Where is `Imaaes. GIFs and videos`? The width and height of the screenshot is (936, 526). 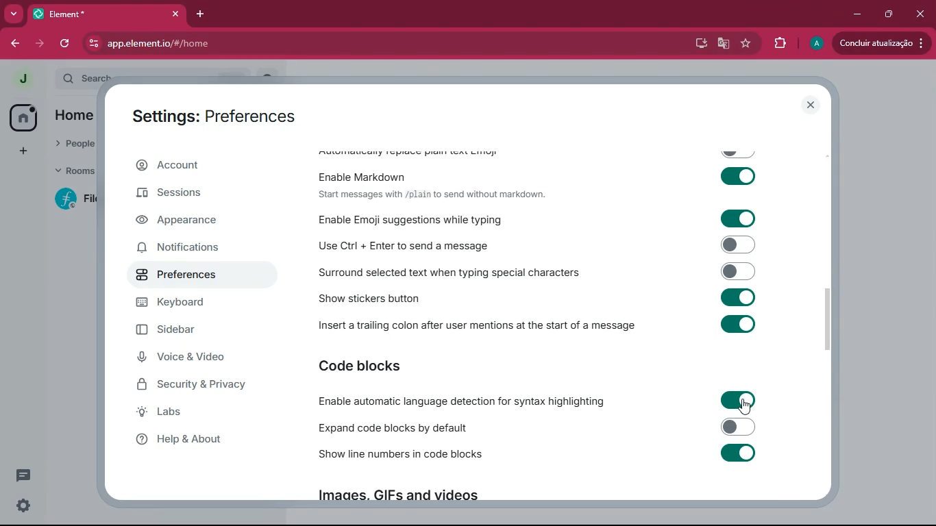 Imaaes. GIFs and videos is located at coordinates (396, 498).